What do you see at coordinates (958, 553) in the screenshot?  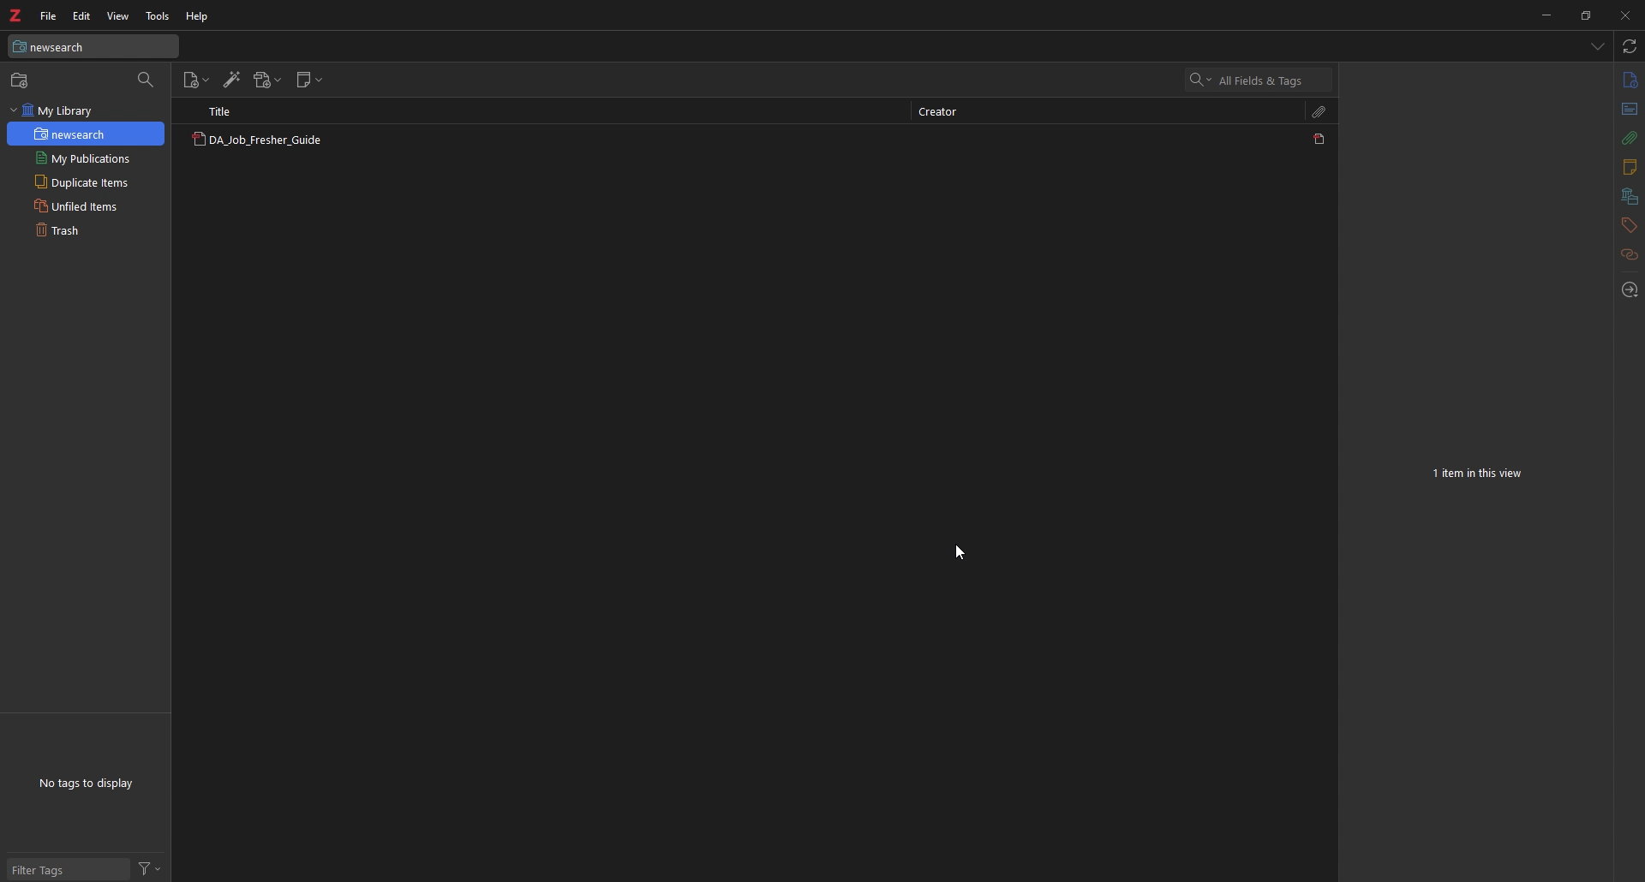 I see `cursor` at bounding box center [958, 553].